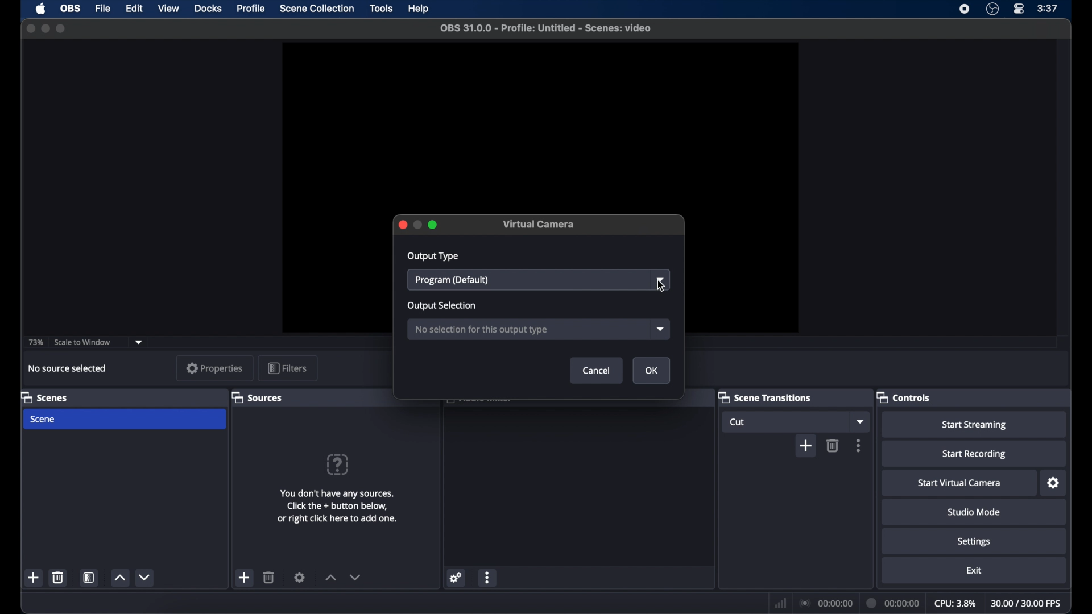  What do you see at coordinates (208, 9) in the screenshot?
I see `docks` at bounding box center [208, 9].